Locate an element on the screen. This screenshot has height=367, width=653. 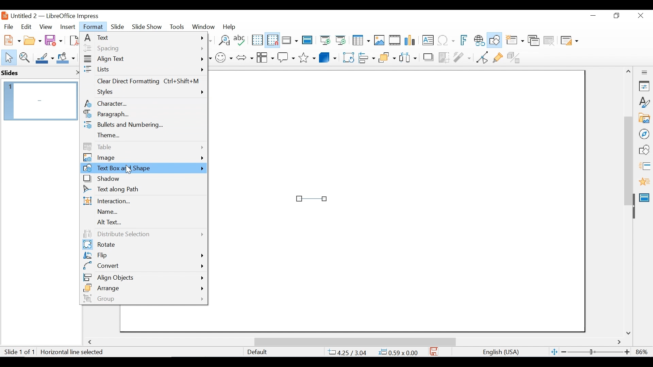
Delete Slide is located at coordinates (549, 41).